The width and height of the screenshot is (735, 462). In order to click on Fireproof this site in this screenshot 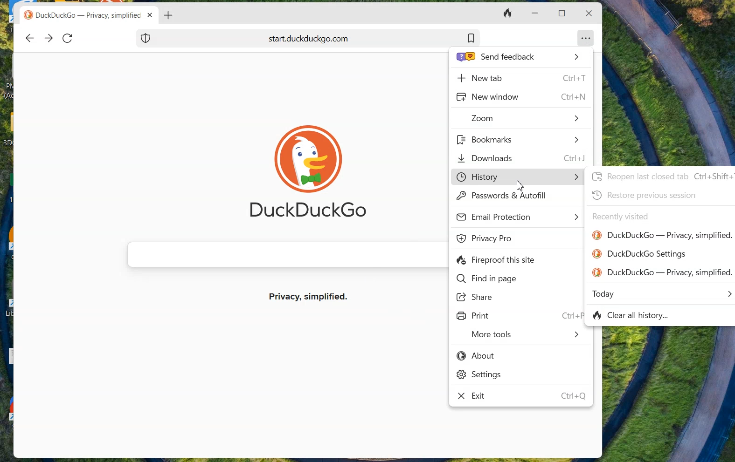, I will do `click(498, 260)`.